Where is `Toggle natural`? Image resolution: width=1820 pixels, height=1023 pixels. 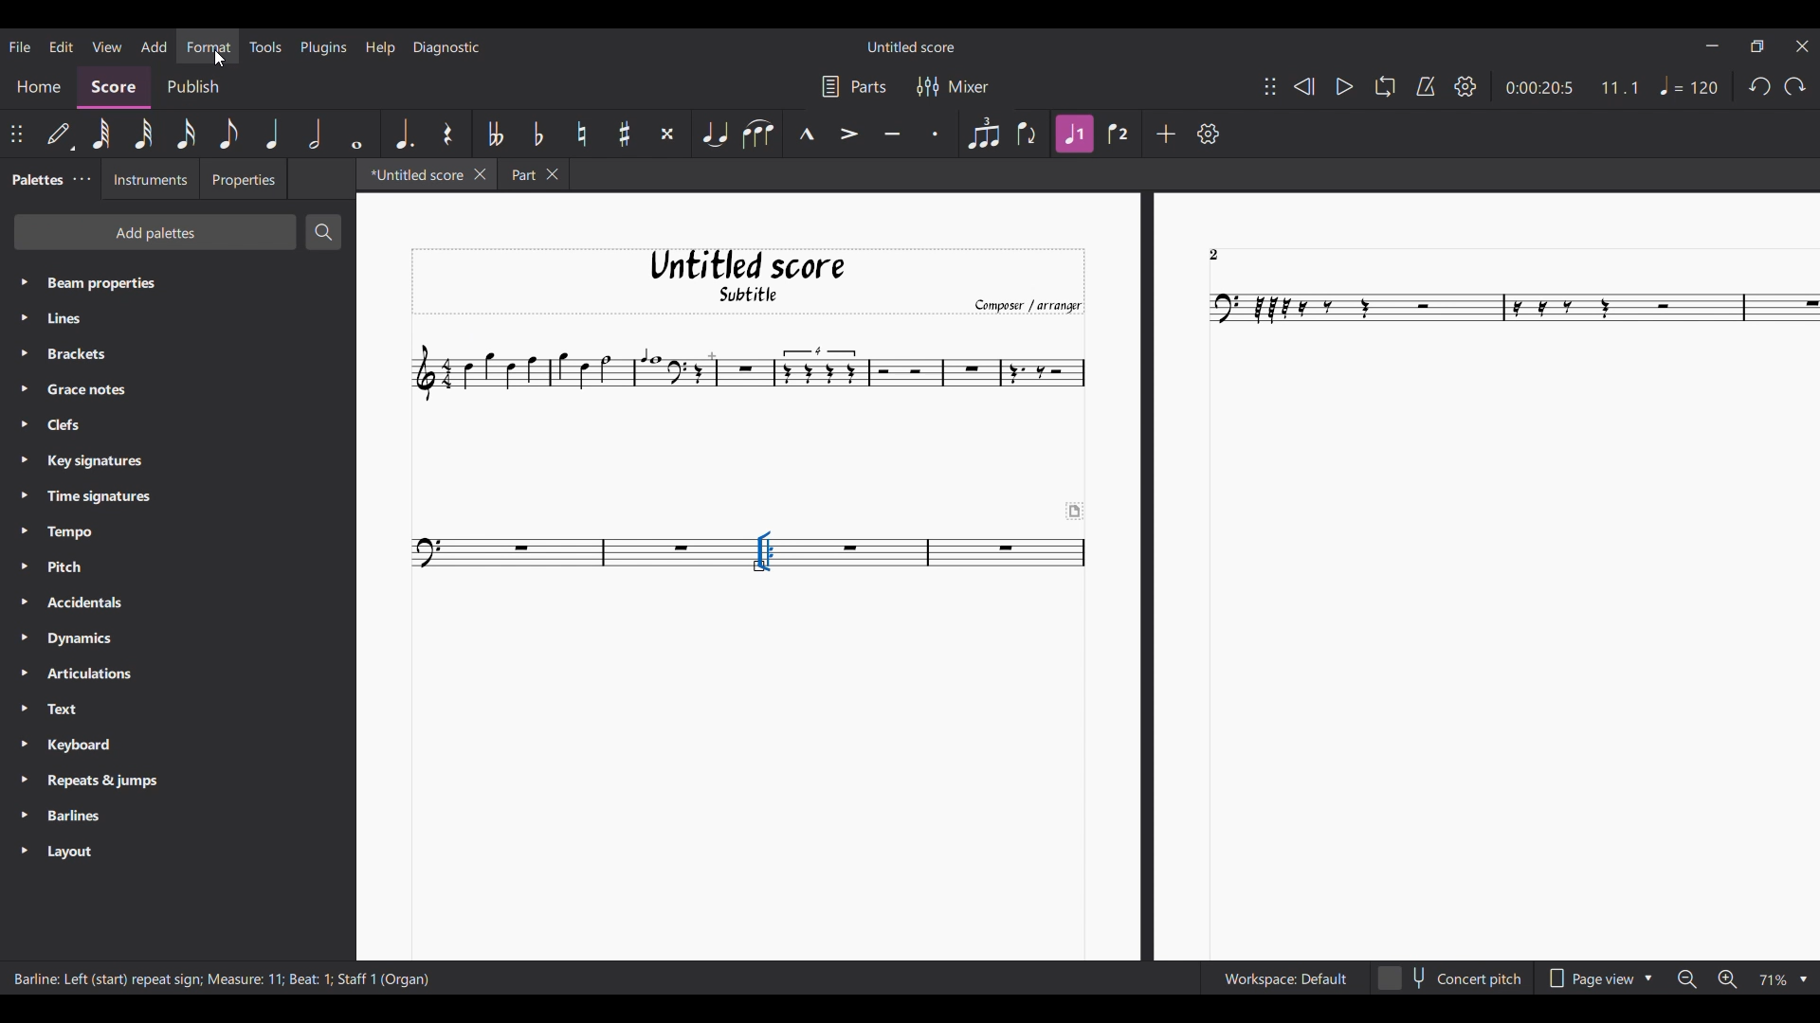
Toggle natural is located at coordinates (581, 134).